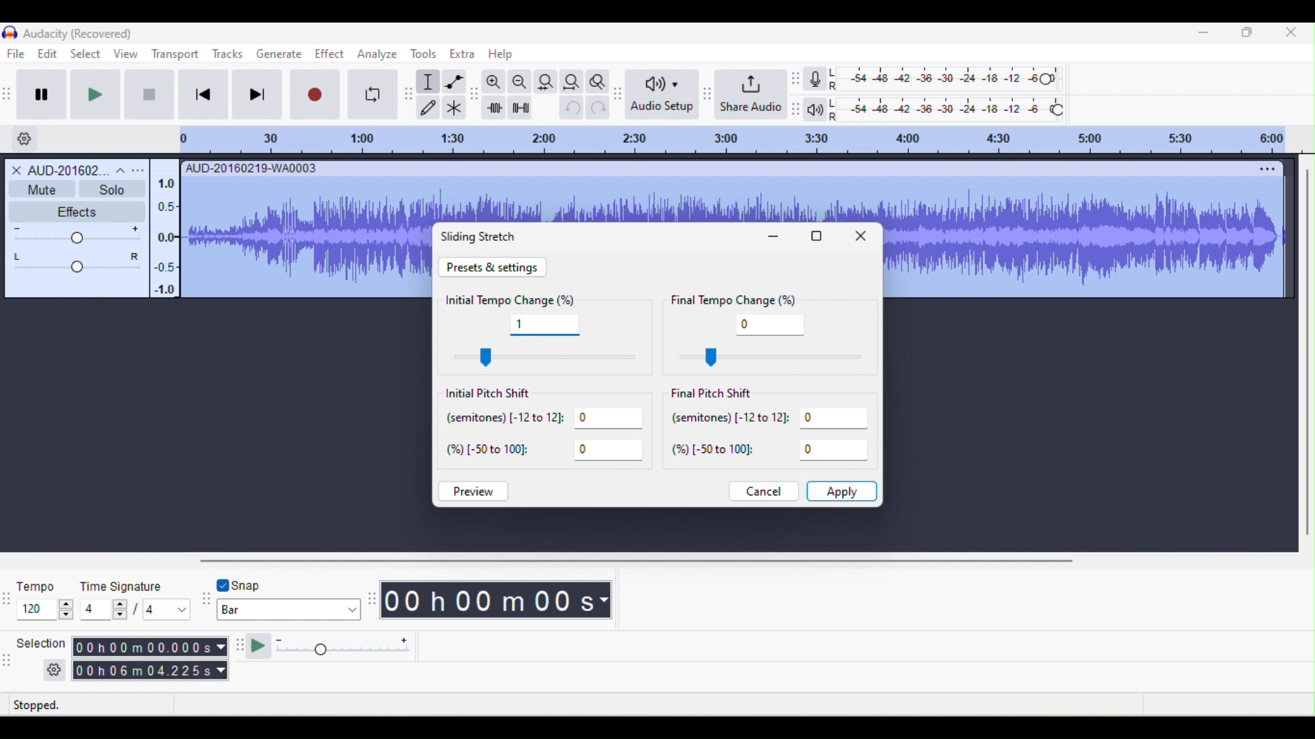 The height and width of the screenshot is (739, 1315). I want to click on preset and settings, so click(494, 267).